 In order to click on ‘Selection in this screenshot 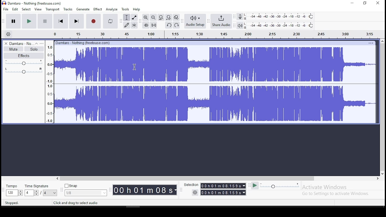, I will do `click(191, 185)`.